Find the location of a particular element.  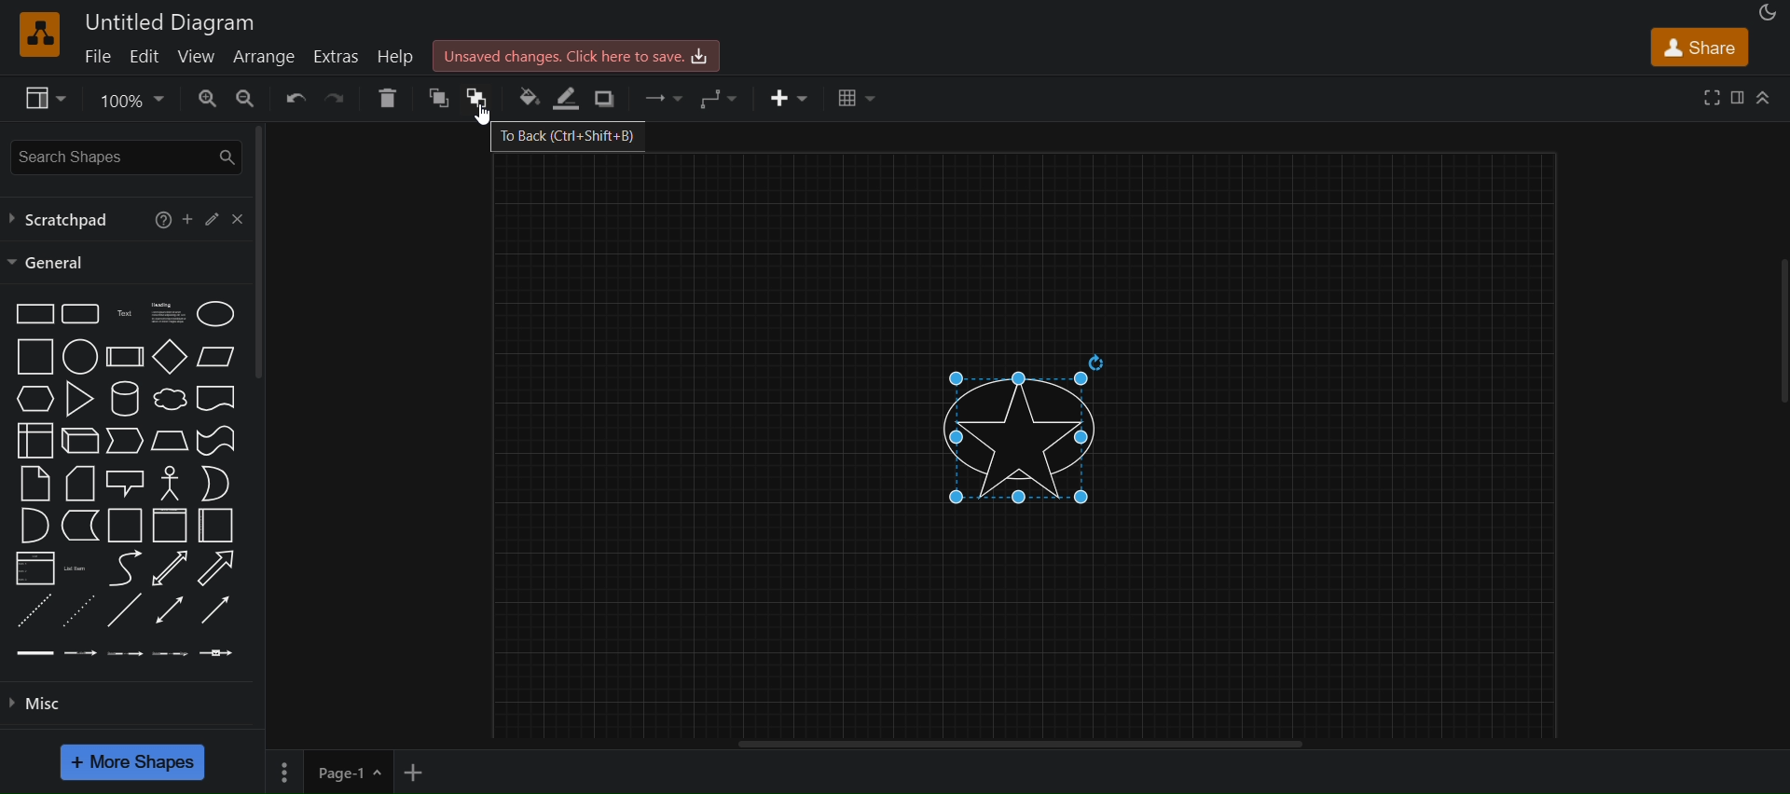

callout is located at coordinates (124, 482).